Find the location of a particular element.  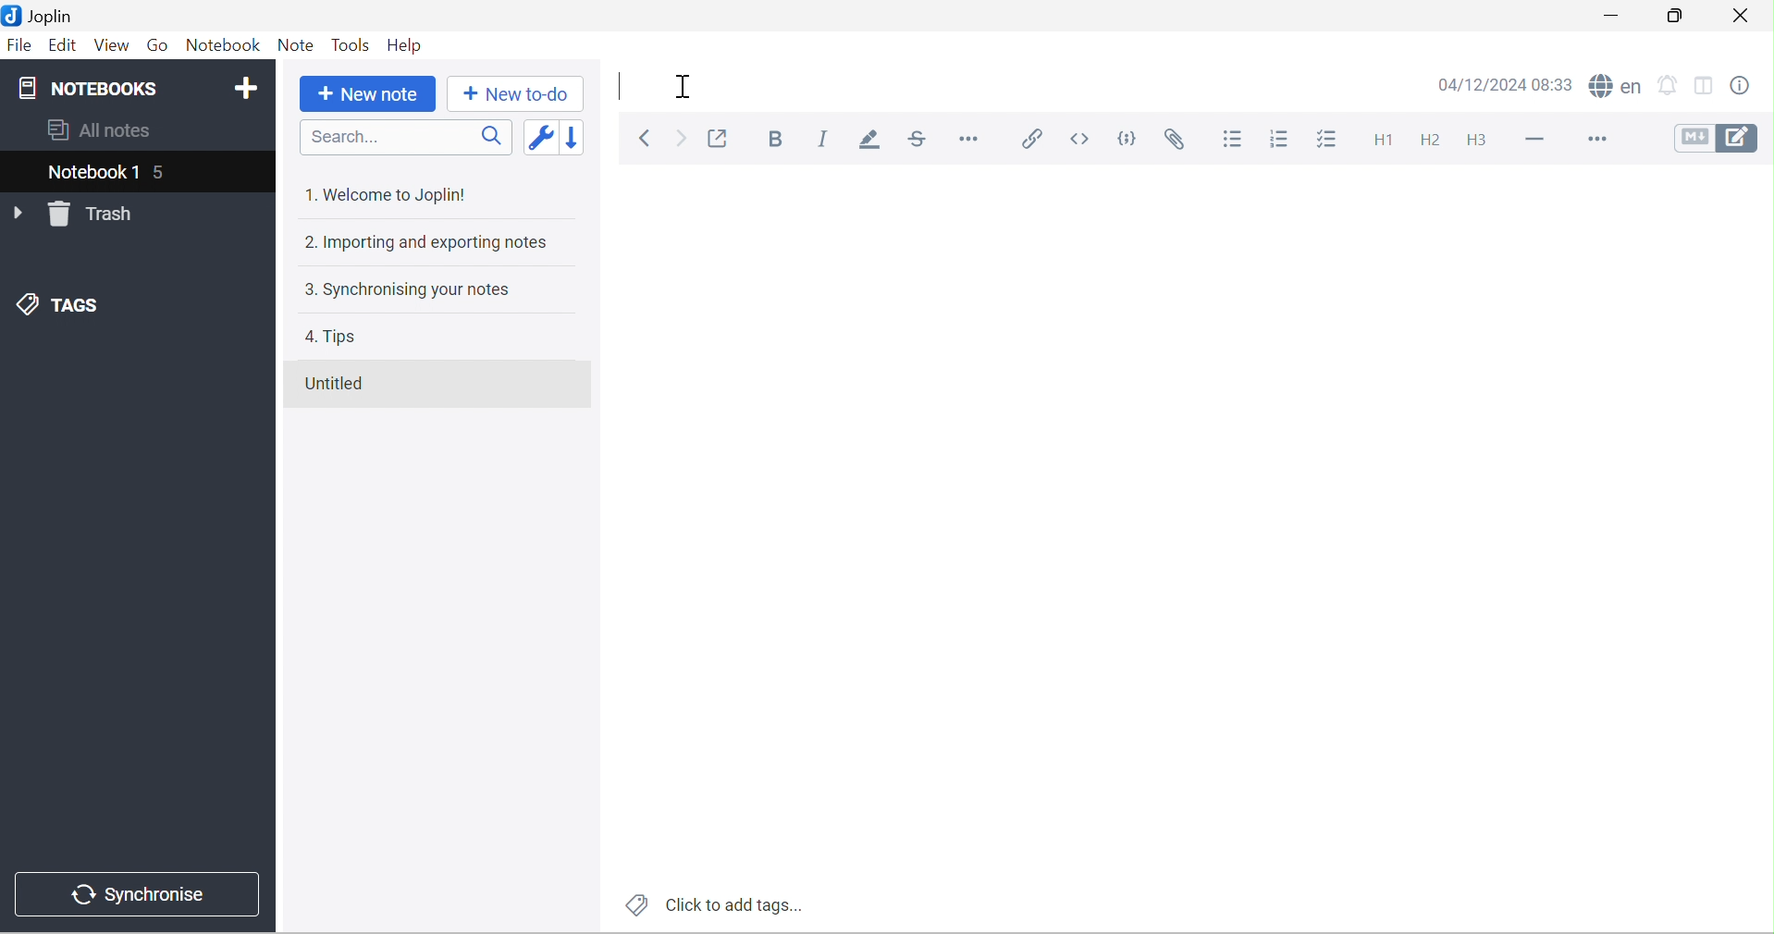

Toggle editor layouts is located at coordinates (1709, 87).